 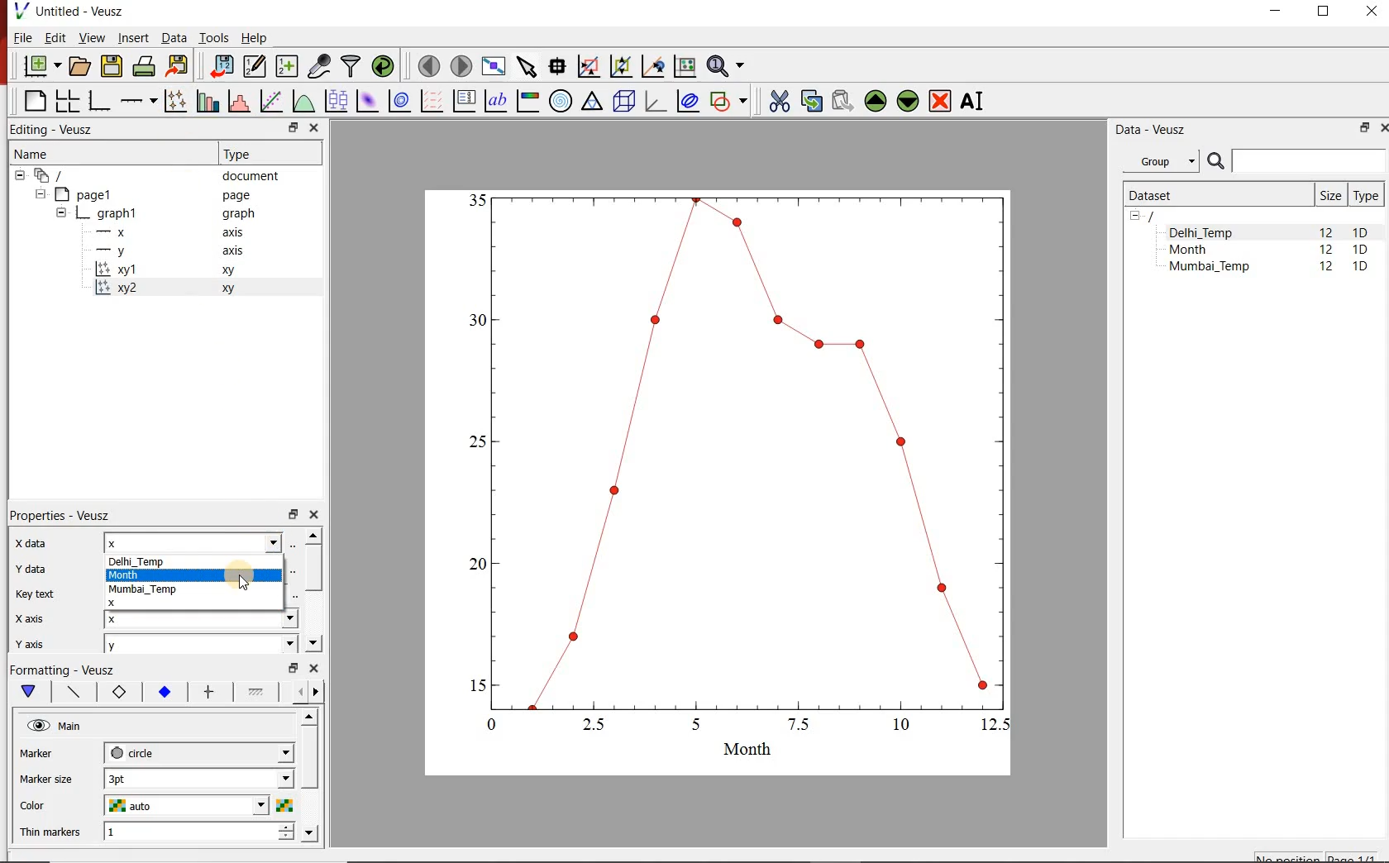 What do you see at coordinates (1326, 251) in the screenshot?
I see `12` at bounding box center [1326, 251].